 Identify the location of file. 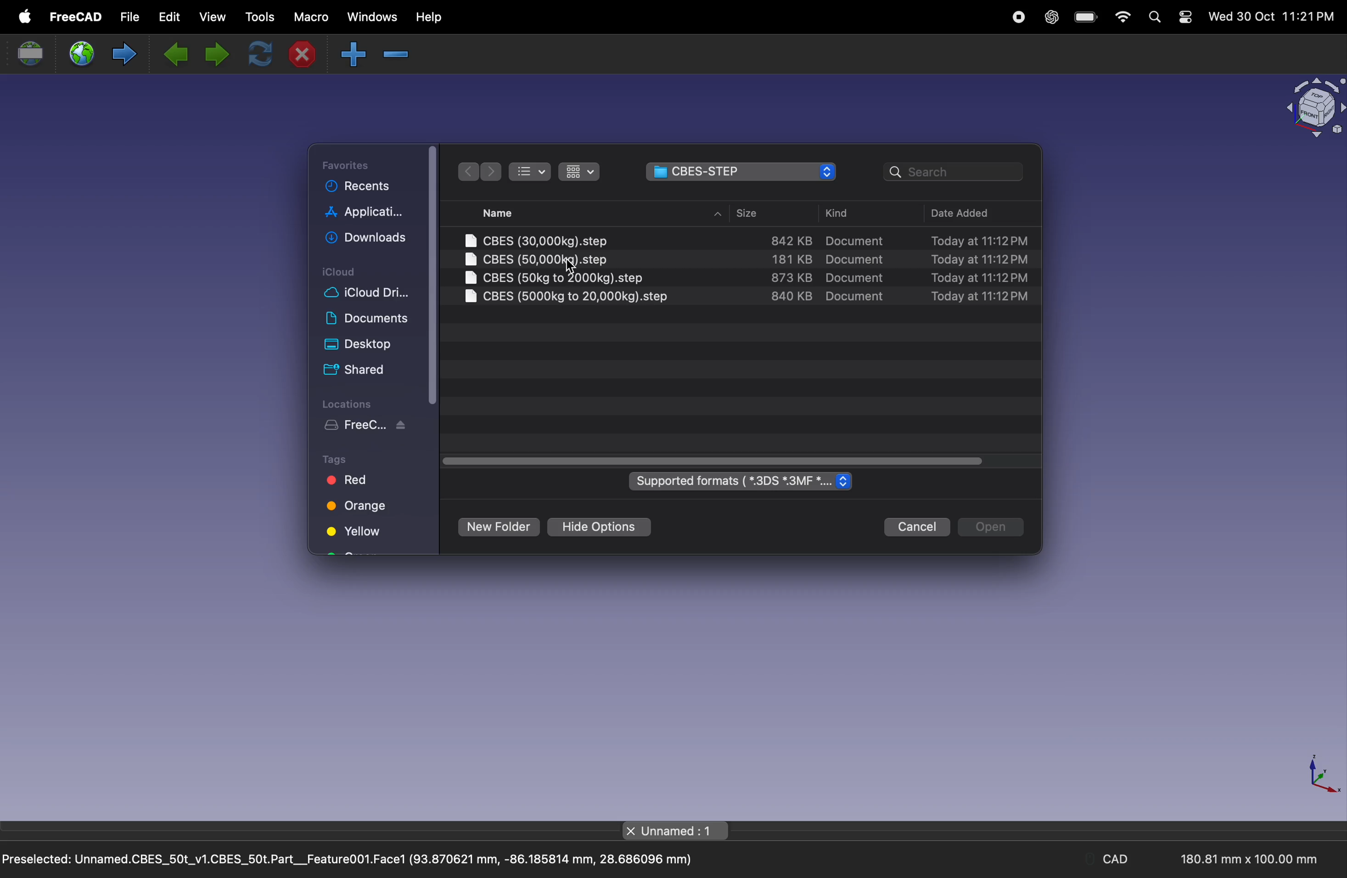
(132, 18).